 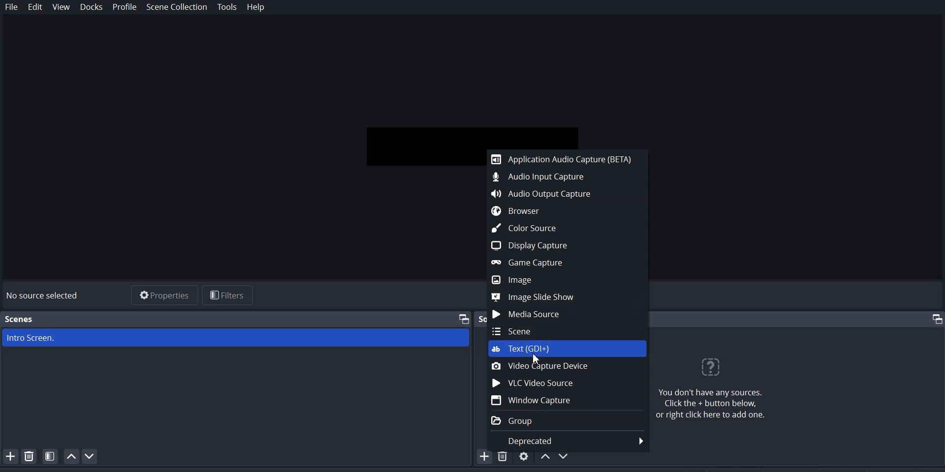 I want to click on Tools, so click(x=227, y=7).